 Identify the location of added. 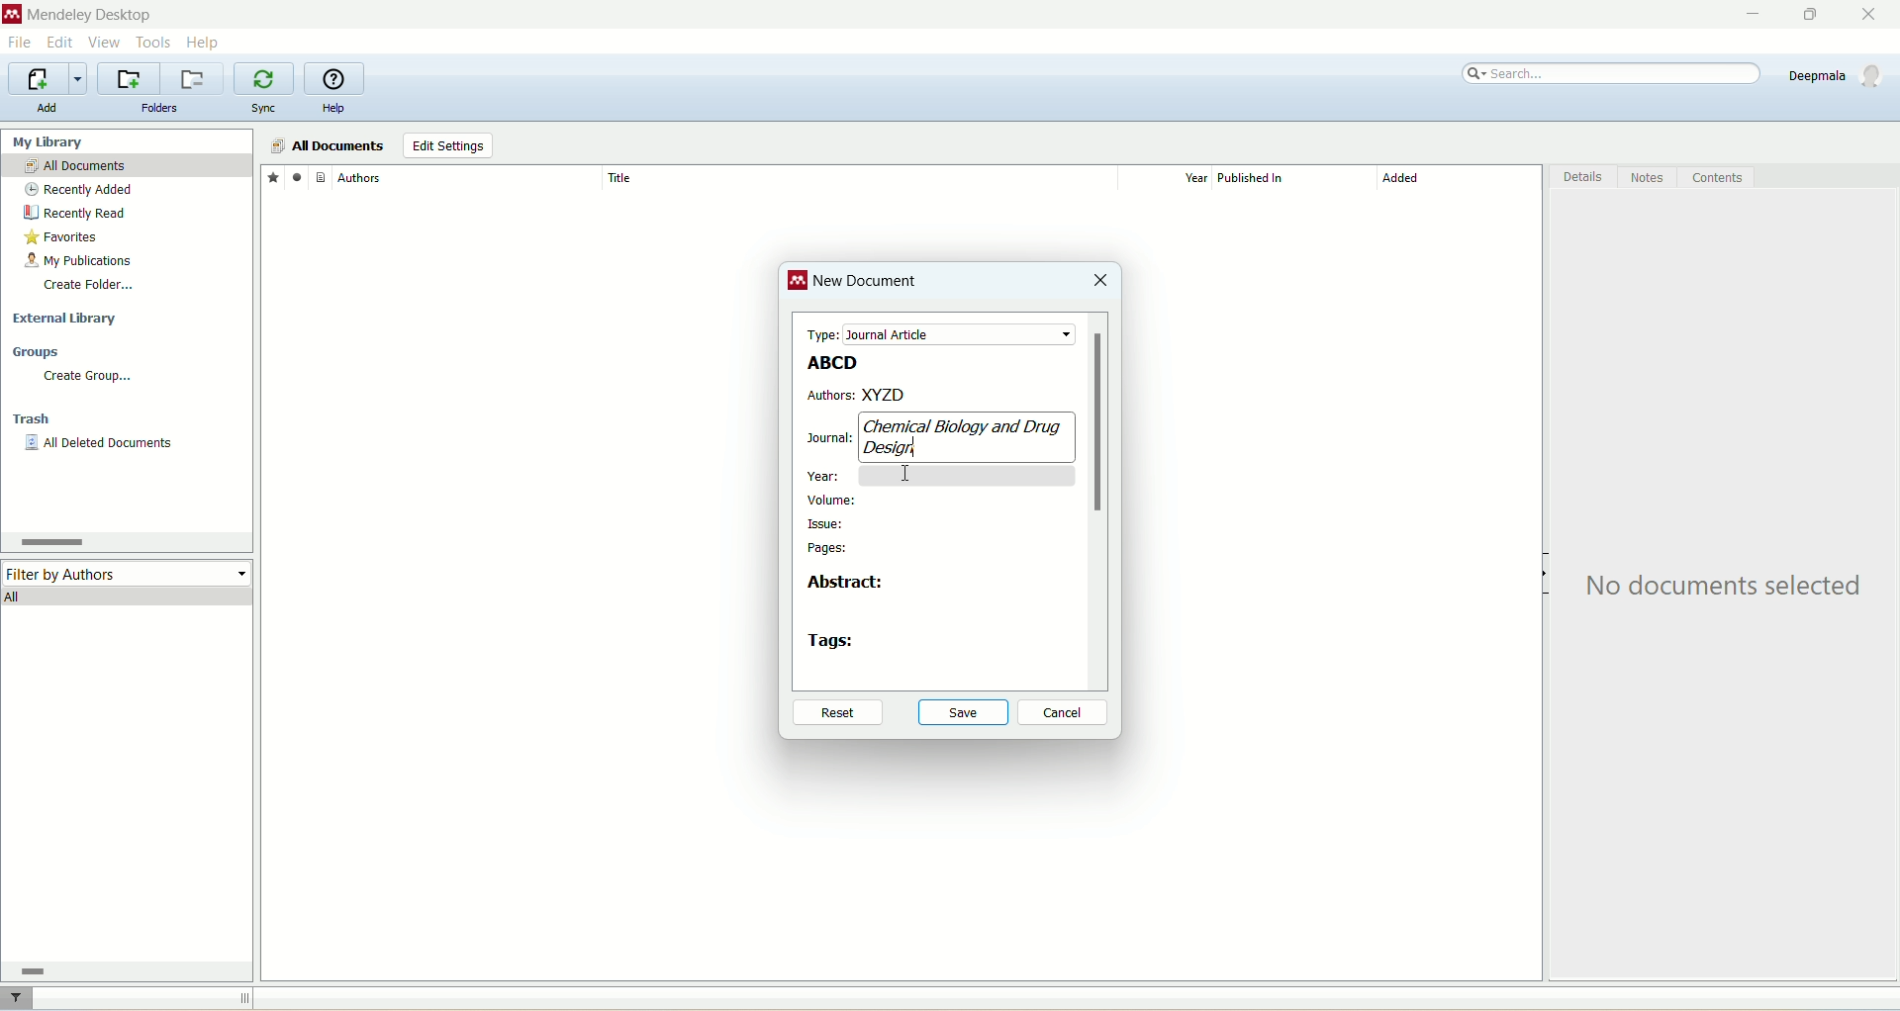
(1460, 183).